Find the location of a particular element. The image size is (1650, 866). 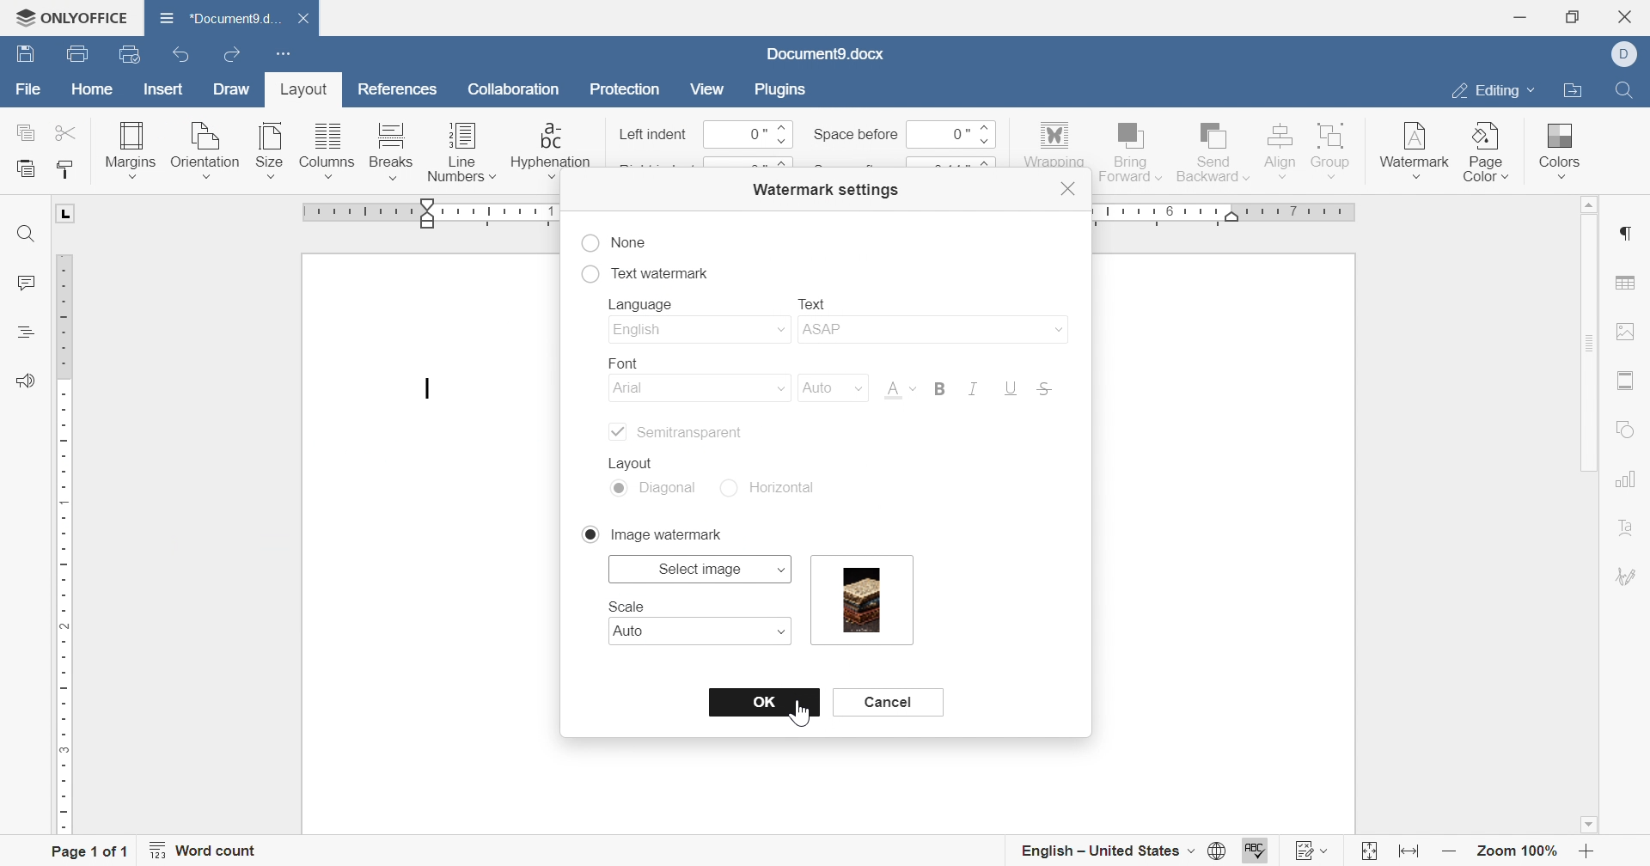

references is located at coordinates (400, 87).